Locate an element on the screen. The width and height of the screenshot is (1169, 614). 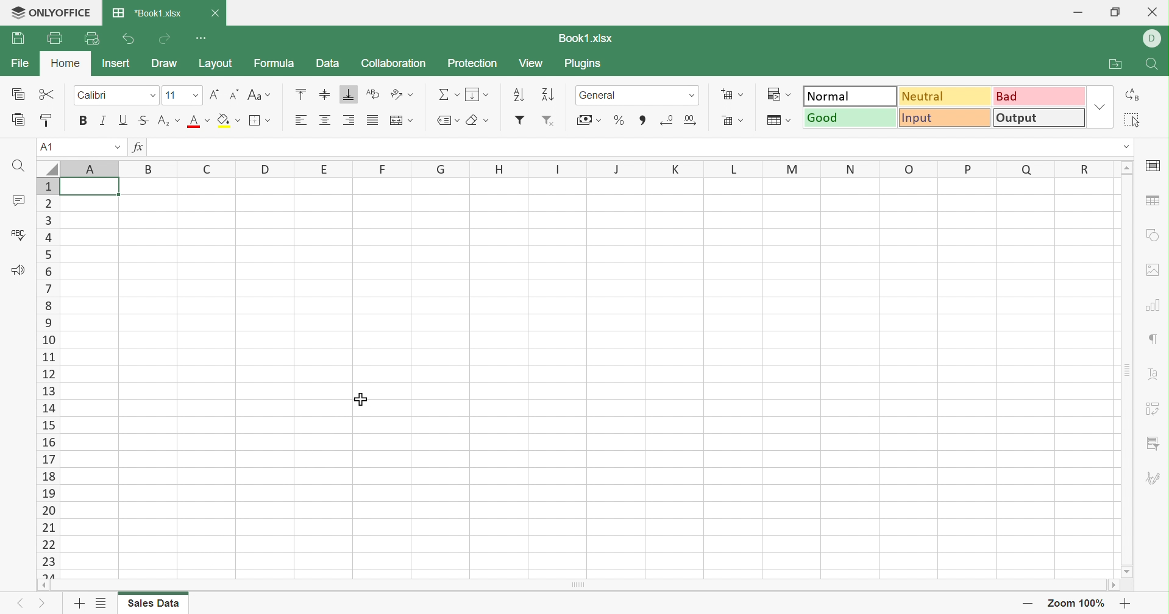
Superscript/Subscript is located at coordinates (166, 119).